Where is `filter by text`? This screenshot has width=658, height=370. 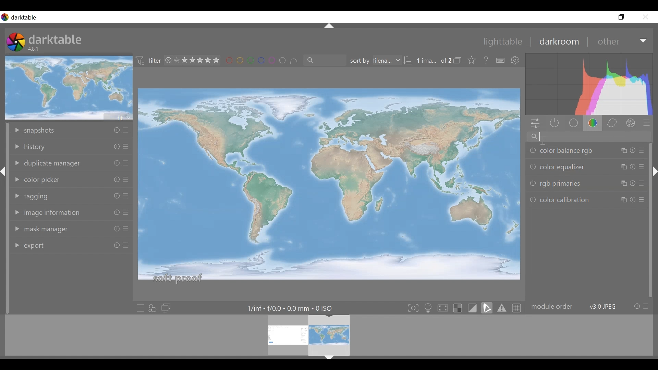 filter by text is located at coordinates (321, 61).